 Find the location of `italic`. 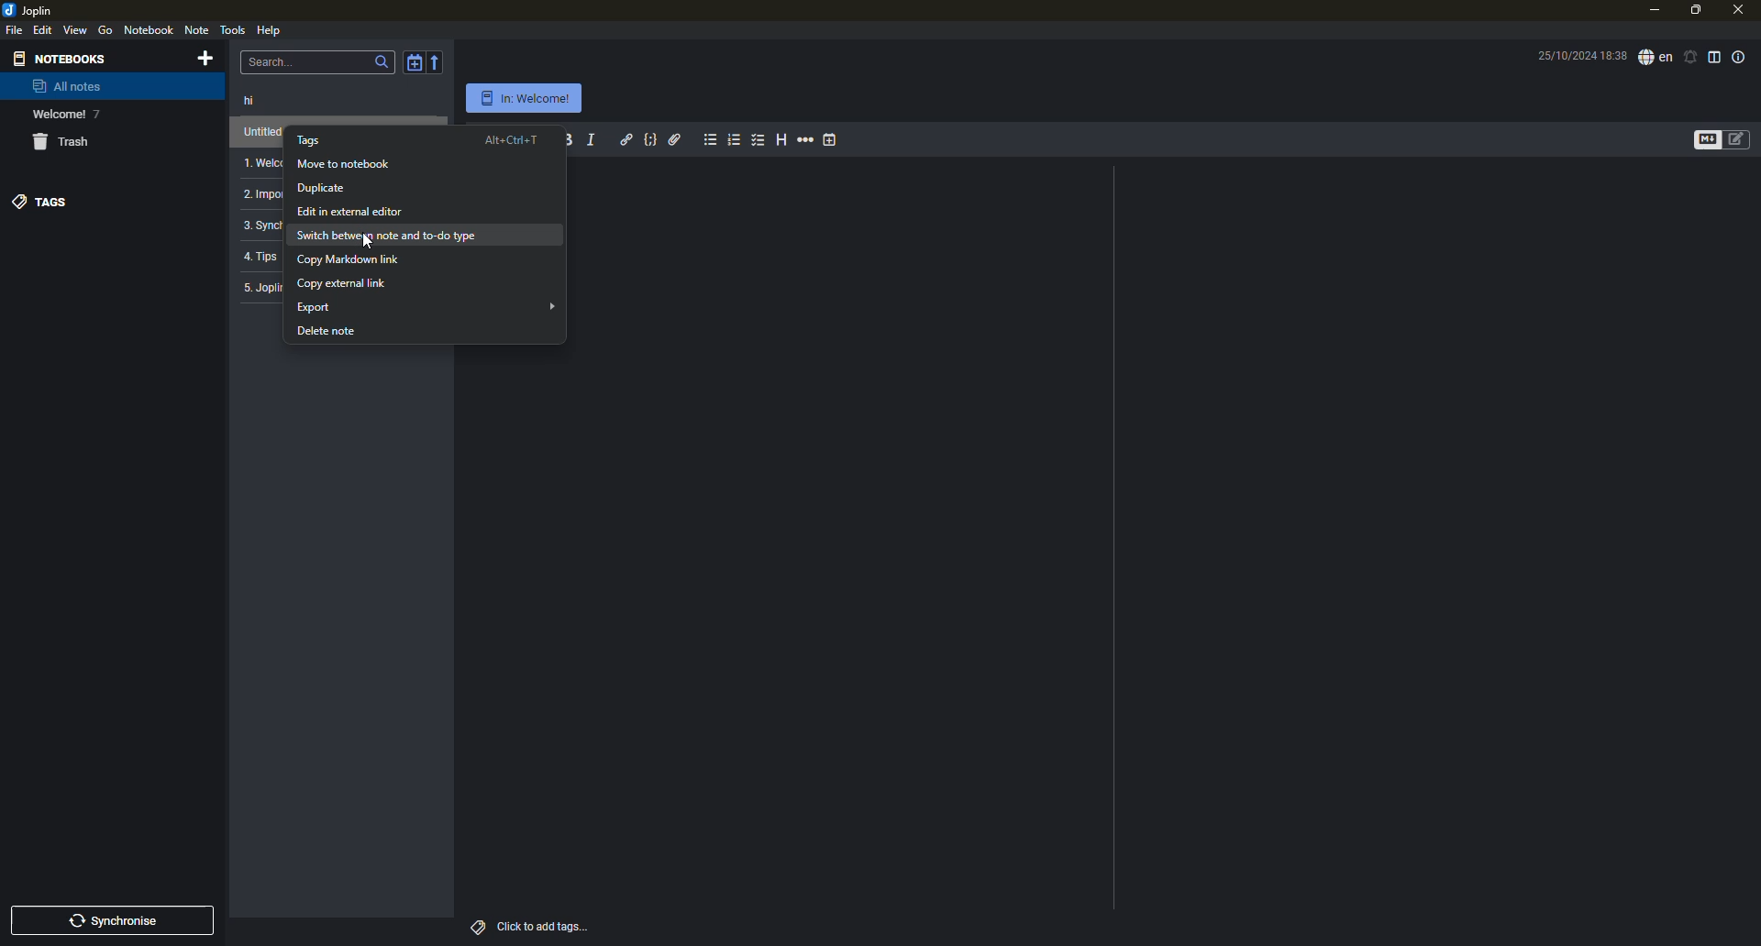

italic is located at coordinates (592, 139).